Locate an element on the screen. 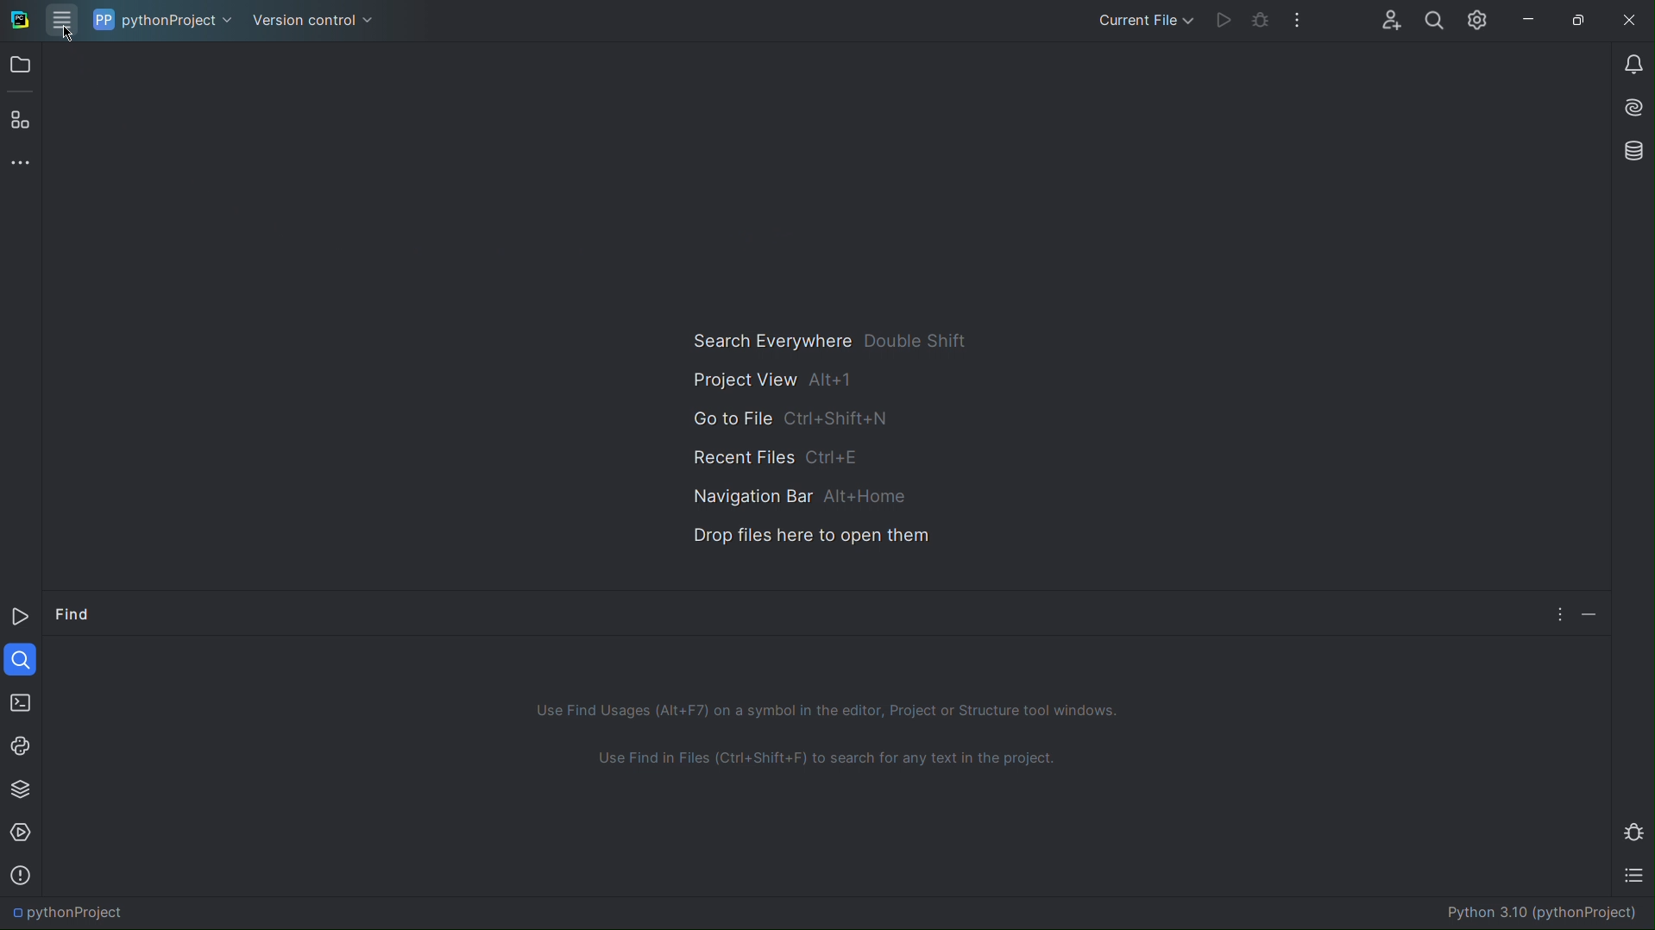 This screenshot has height=930, width=1655. More is located at coordinates (22, 160).